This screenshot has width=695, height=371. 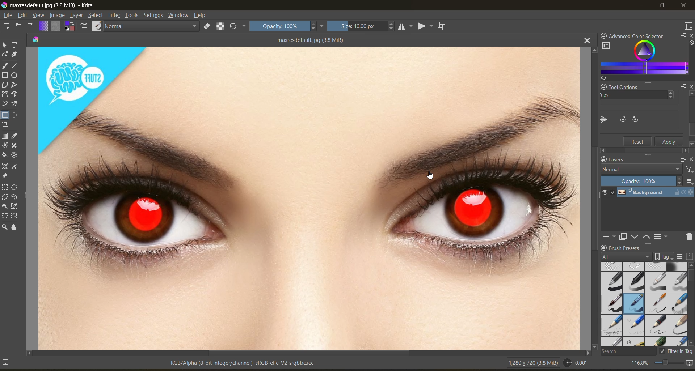 What do you see at coordinates (690, 35) in the screenshot?
I see `close docker` at bounding box center [690, 35].